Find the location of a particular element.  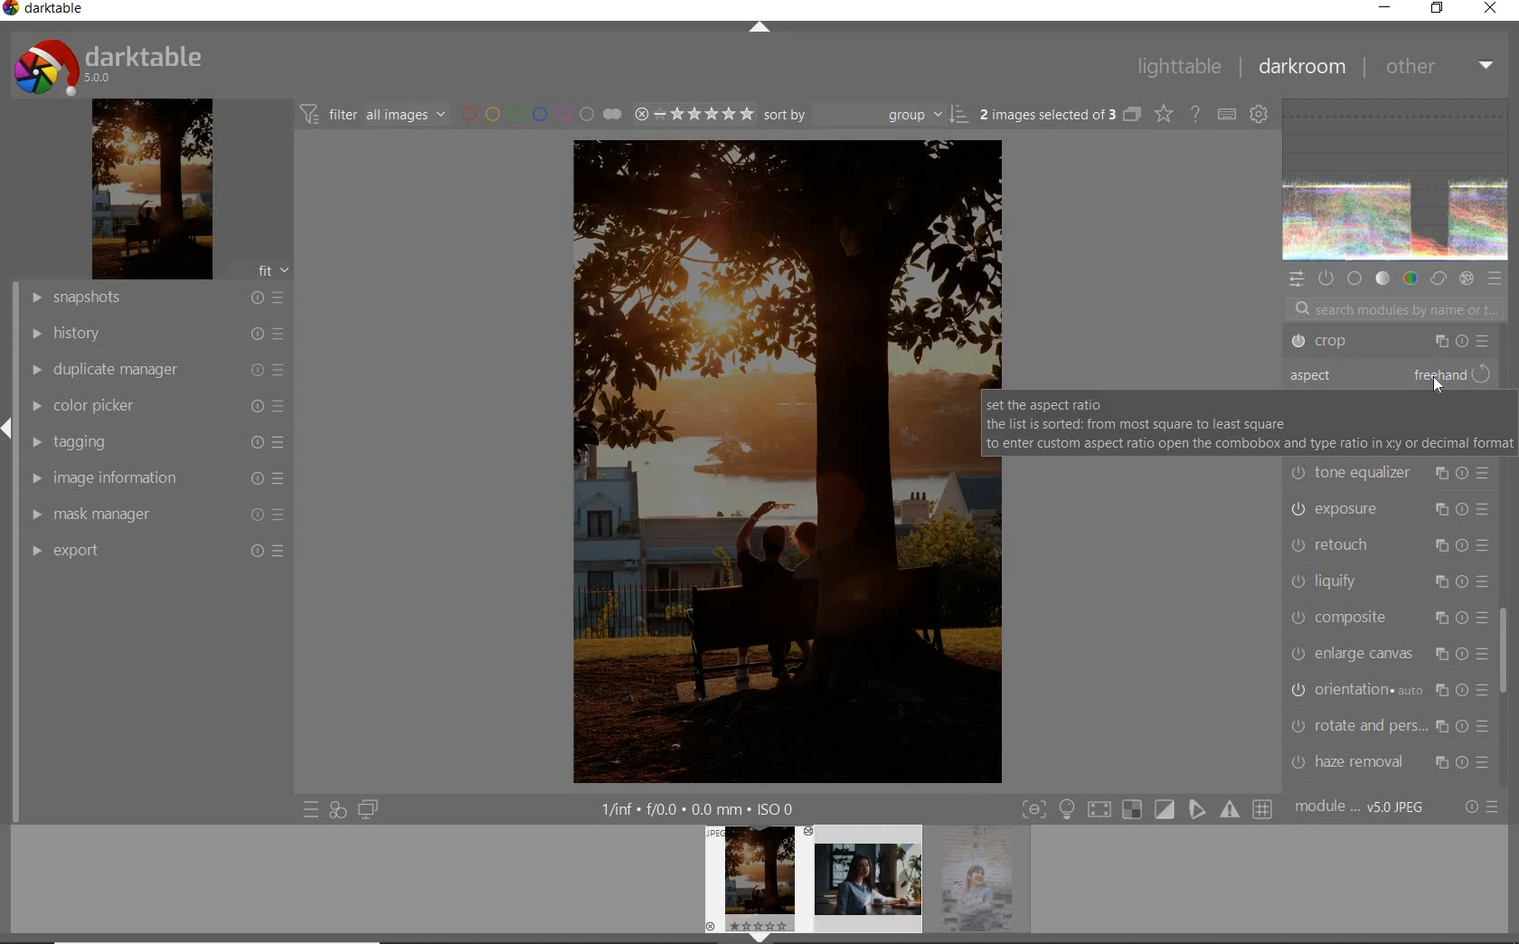

display a second darkroom image window is located at coordinates (368, 811).